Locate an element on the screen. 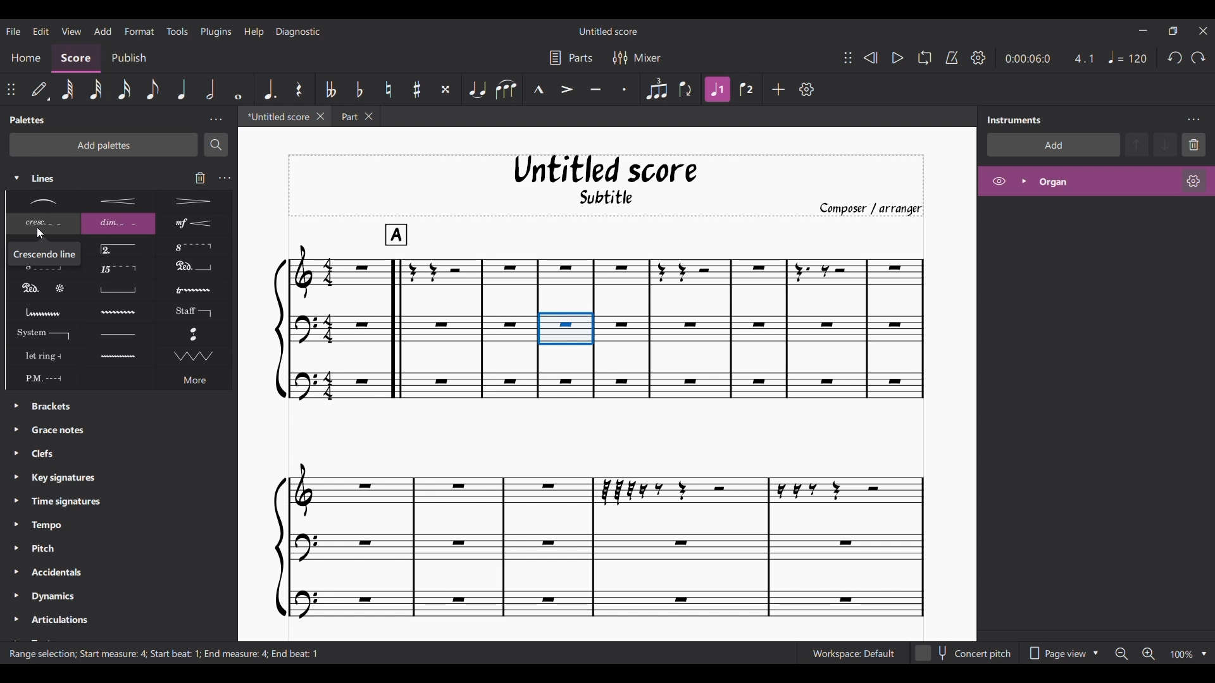 This screenshot has width=1215, height=683. Current duration and ratio of score is located at coordinates (1049, 58).